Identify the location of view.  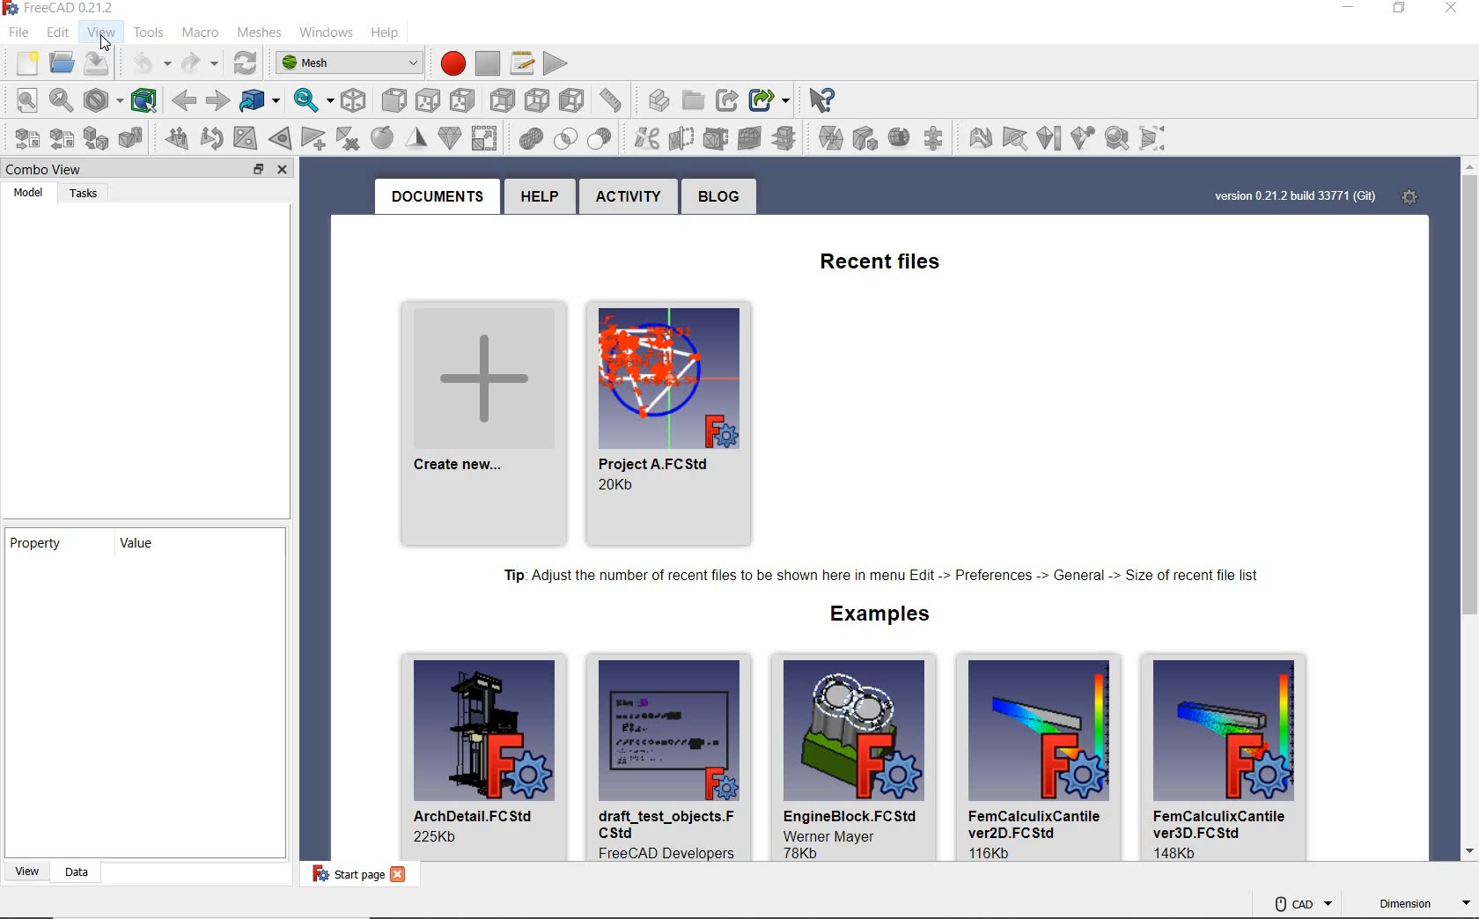
(96, 31).